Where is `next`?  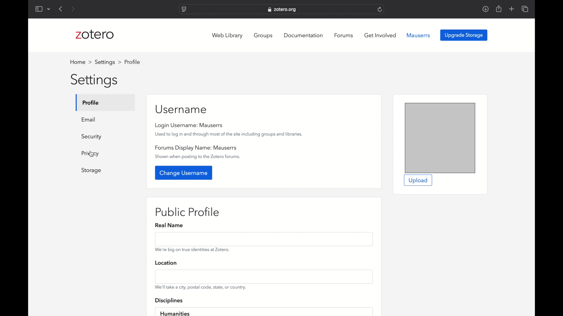 next is located at coordinates (72, 9).